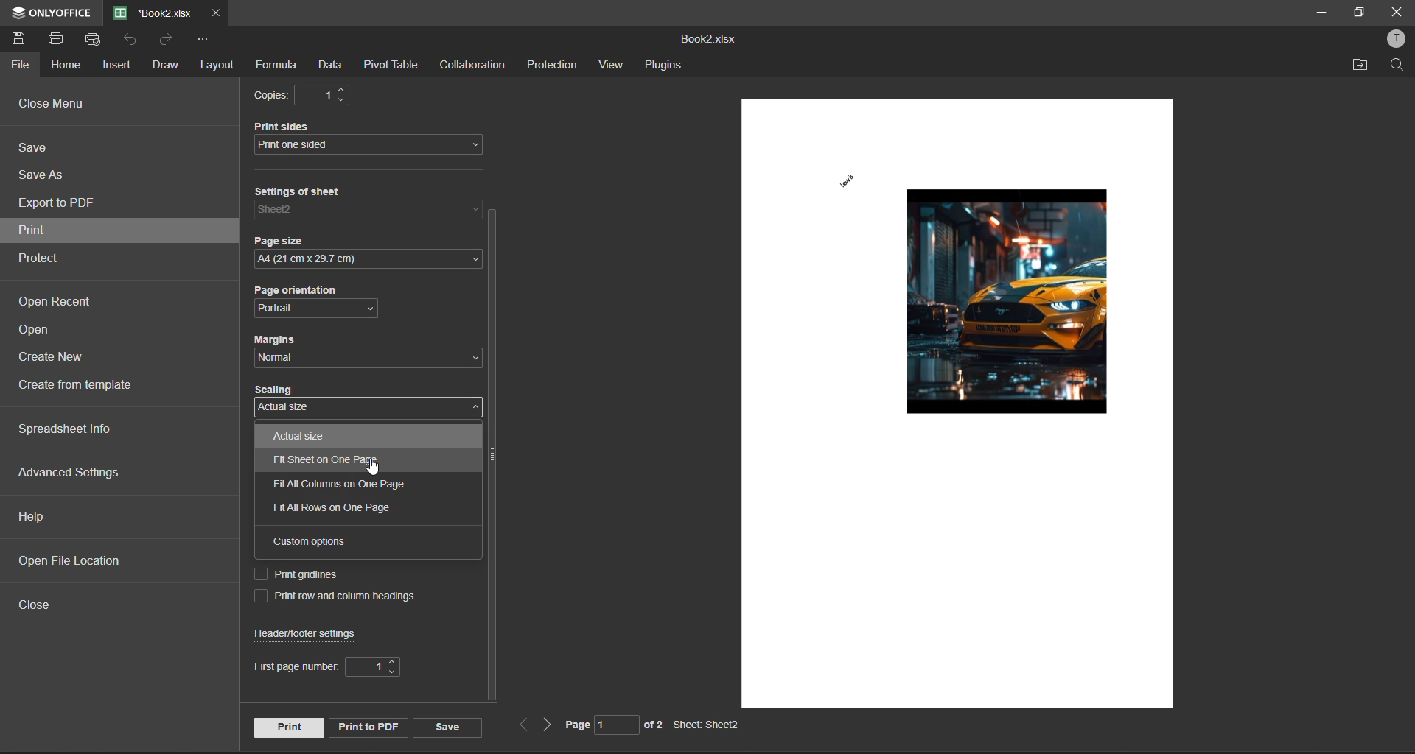  I want to click on close, so click(38, 603).